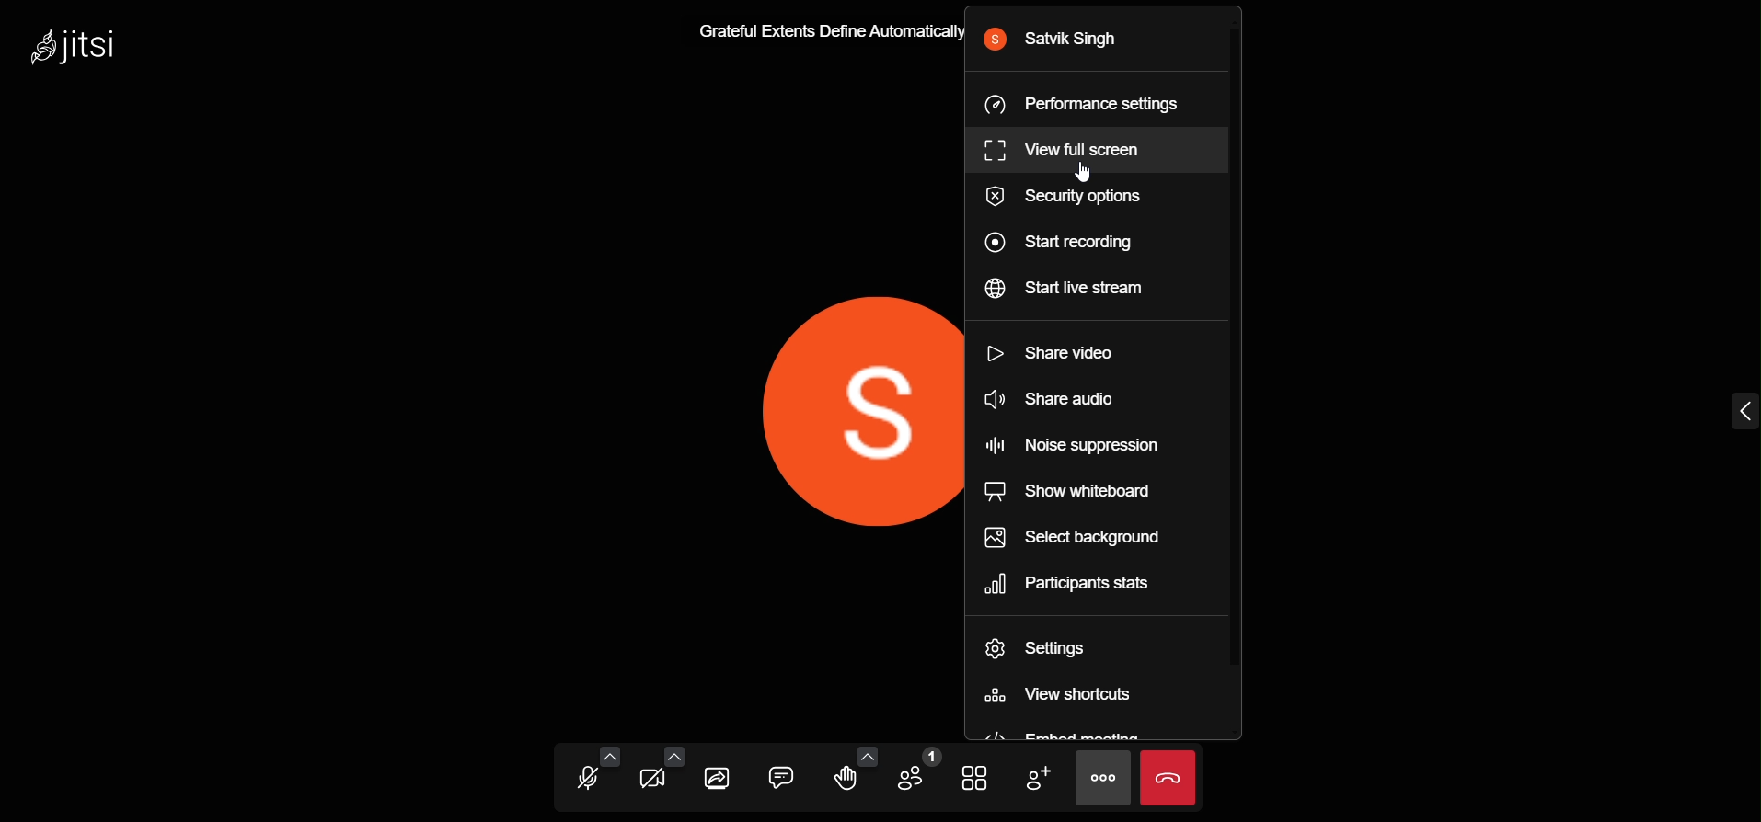  Describe the element at coordinates (915, 771) in the screenshot. I see `participants` at that location.